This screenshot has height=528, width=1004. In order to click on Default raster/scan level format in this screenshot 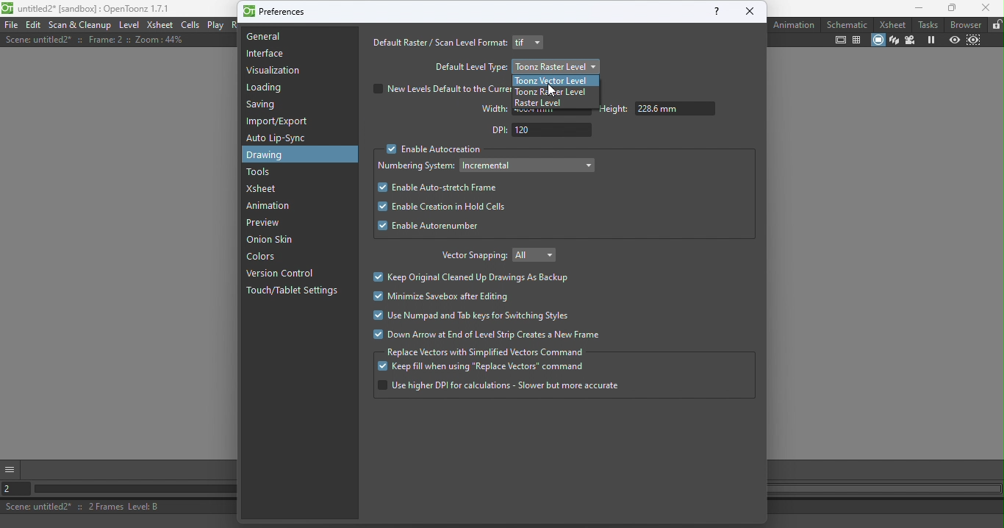, I will do `click(439, 43)`.